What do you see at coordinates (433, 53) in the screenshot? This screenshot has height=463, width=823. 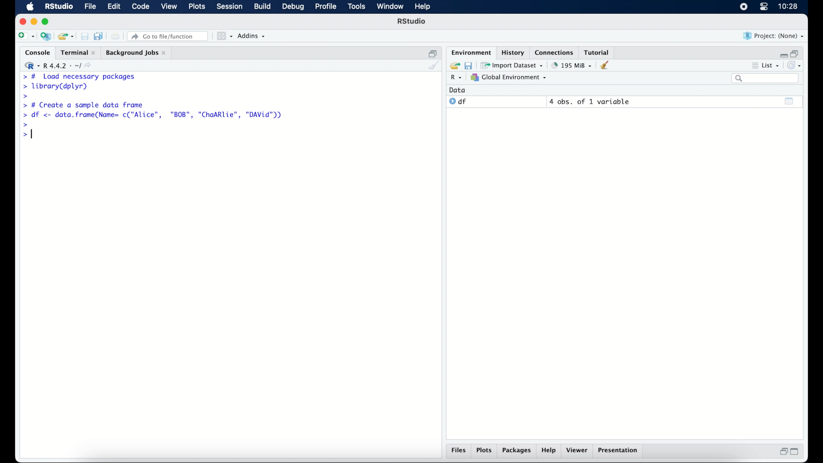 I see `restore down` at bounding box center [433, 53].